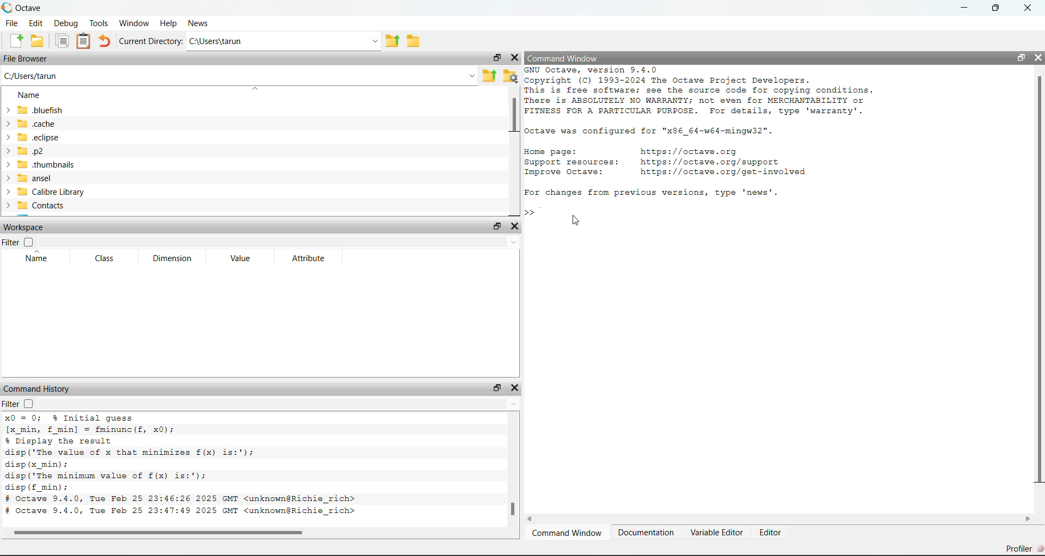 This screenshot has height=556, width=1045. What do you see at coordinates (32, 151) in the screenshot?
I see `>  p2` at bounding box center [32, 151].